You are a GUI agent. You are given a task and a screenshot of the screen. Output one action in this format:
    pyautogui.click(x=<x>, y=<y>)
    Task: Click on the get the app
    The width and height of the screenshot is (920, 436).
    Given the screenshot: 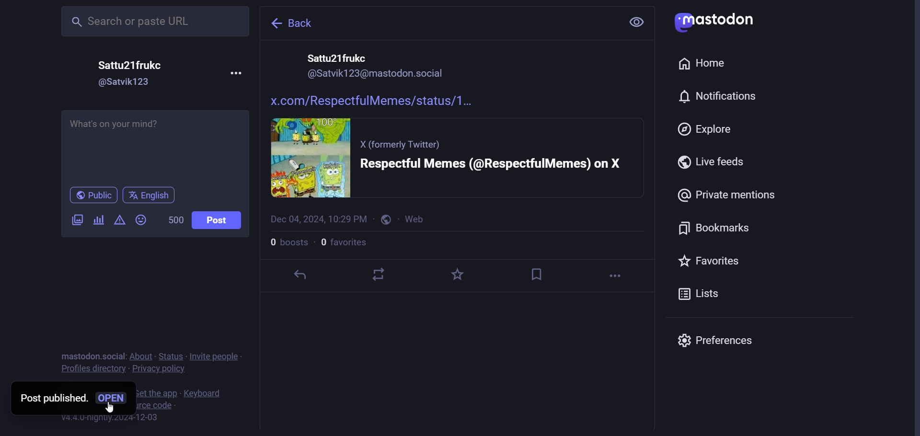 What is the action you would take?
    pyautogui.click(x=158, y=392)
    